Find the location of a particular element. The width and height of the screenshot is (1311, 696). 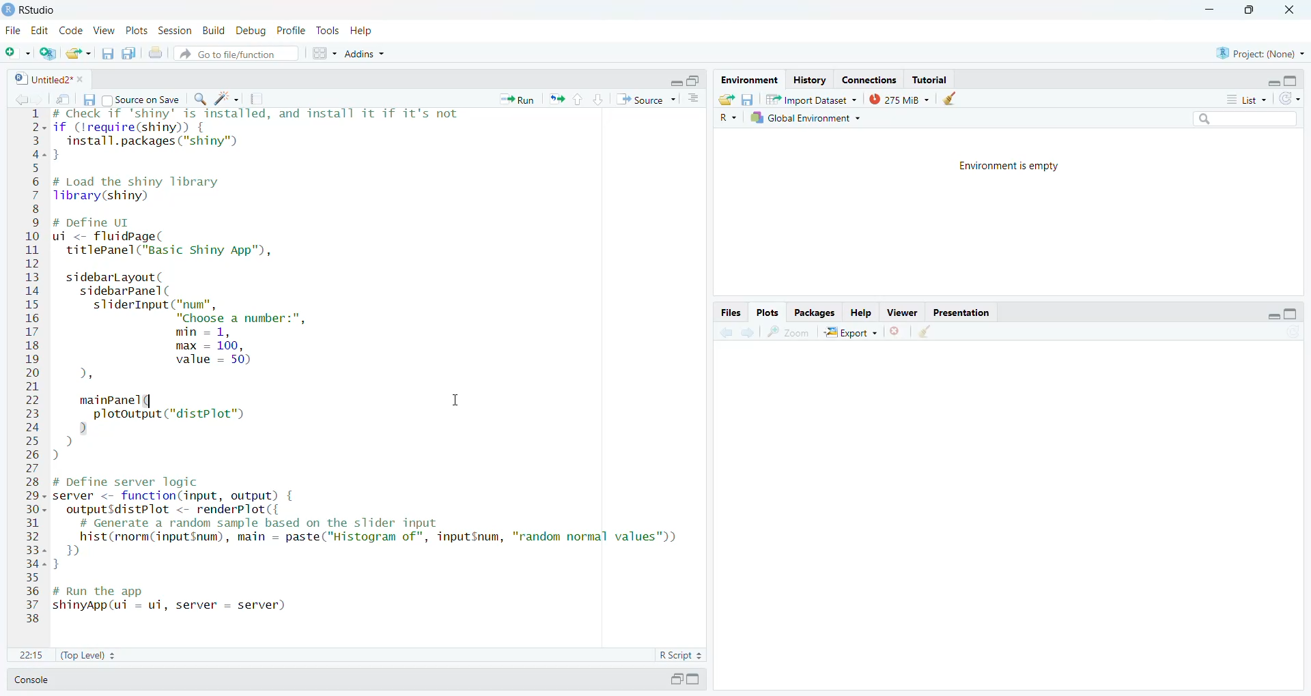

Tutorial is located at coordinates (929, 80).